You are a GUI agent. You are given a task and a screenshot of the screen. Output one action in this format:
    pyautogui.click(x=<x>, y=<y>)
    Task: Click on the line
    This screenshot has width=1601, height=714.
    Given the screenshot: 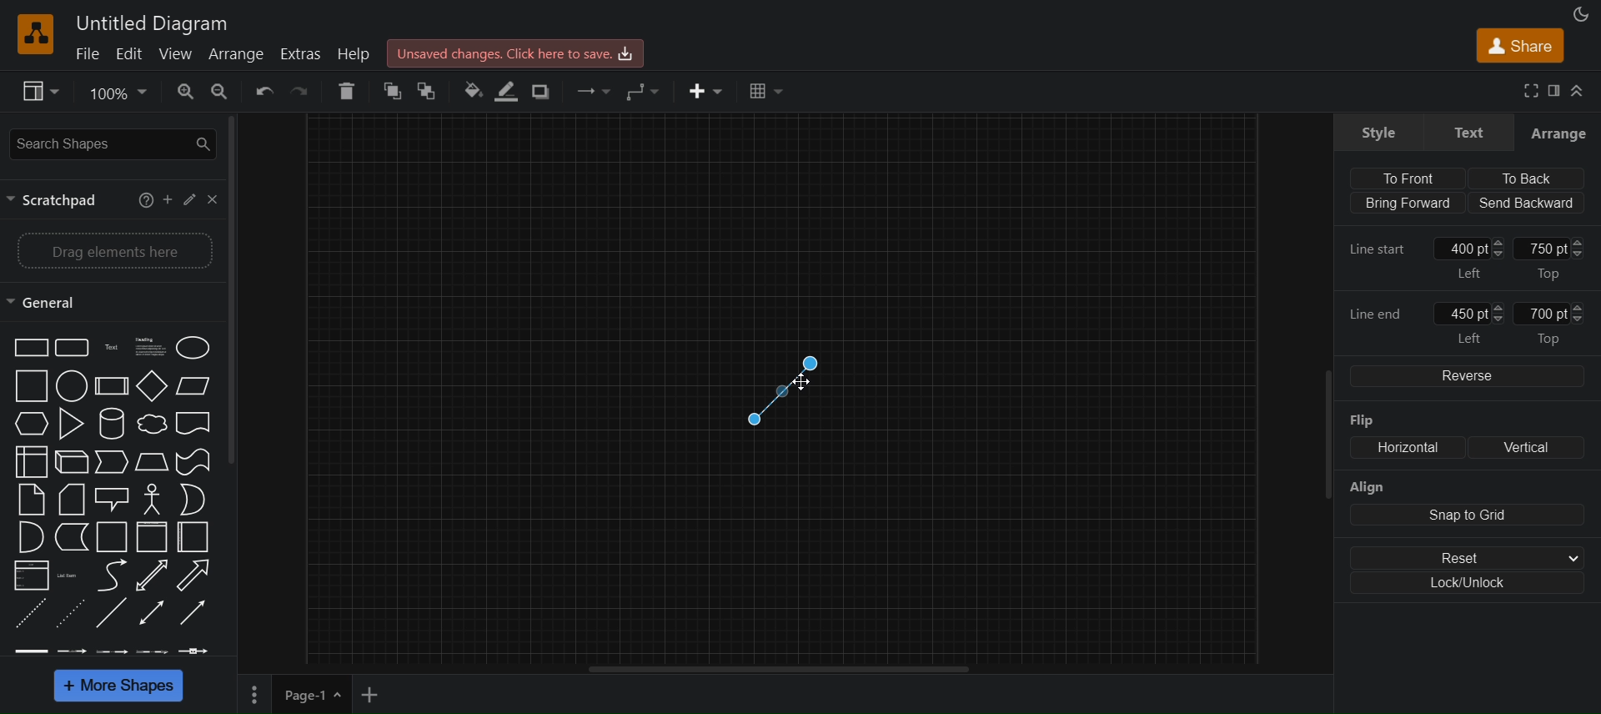 What is the action you would take?
    pyautogui.click(x=112, y=615)
    